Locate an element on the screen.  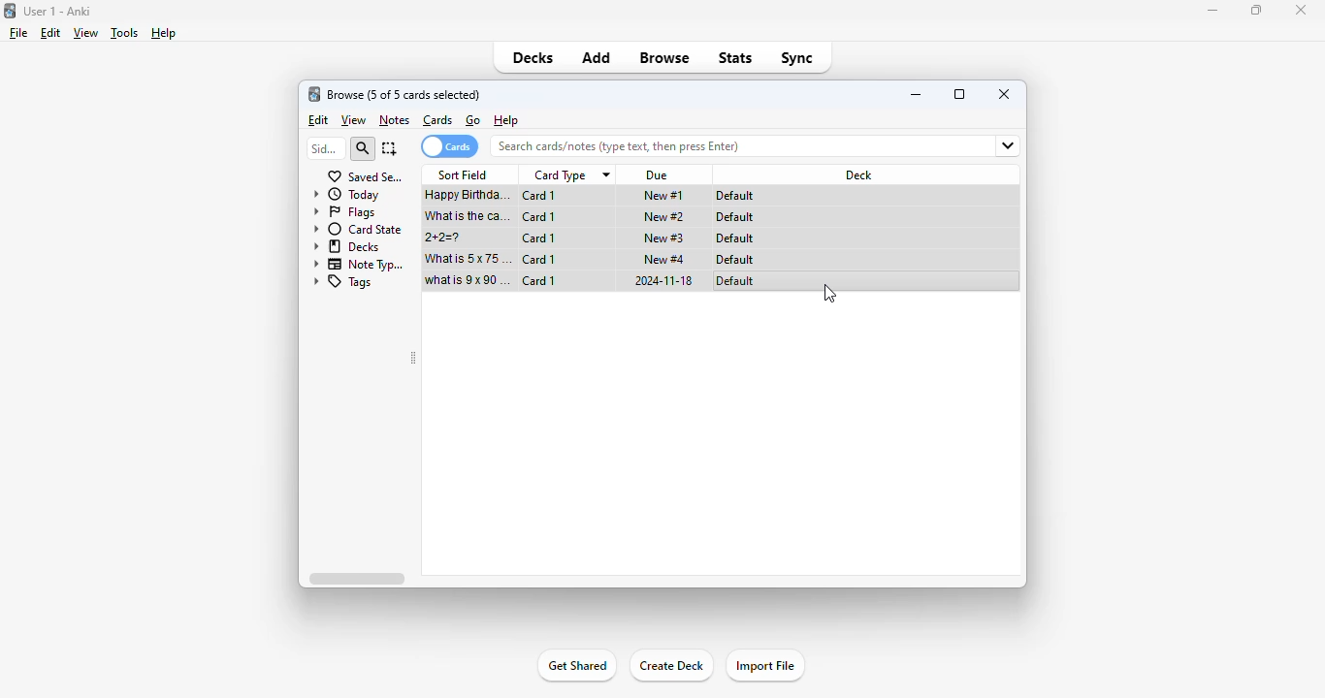
card 1 is located at coordinates (539, 217).